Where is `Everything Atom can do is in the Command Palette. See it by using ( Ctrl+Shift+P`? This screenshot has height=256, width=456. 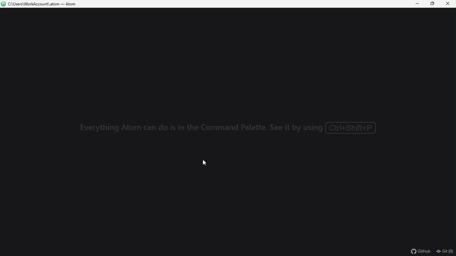 Everything Atom can do is in the Command Palette. See it by using ( Ctrl+Shift+P is located at coordinates (227, 128).